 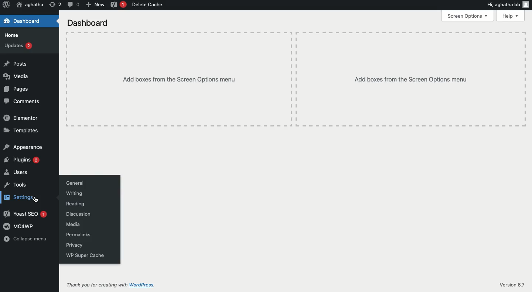 What do you see at coordinates (511, 16) in the screenshot?
I see `Help` at bounding box center [511, 16].